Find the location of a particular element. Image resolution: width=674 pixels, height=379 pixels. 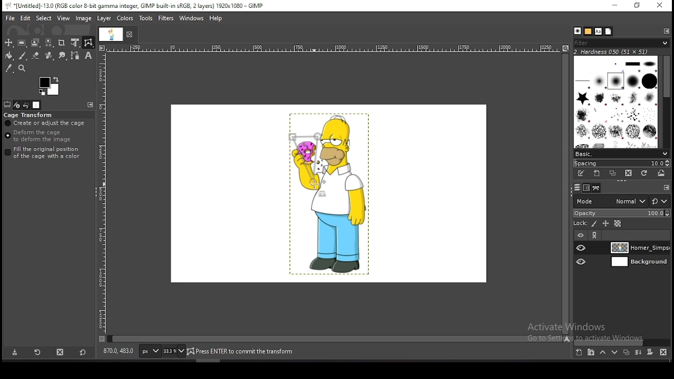

hardness 050 is located at coordinates (612, 52).